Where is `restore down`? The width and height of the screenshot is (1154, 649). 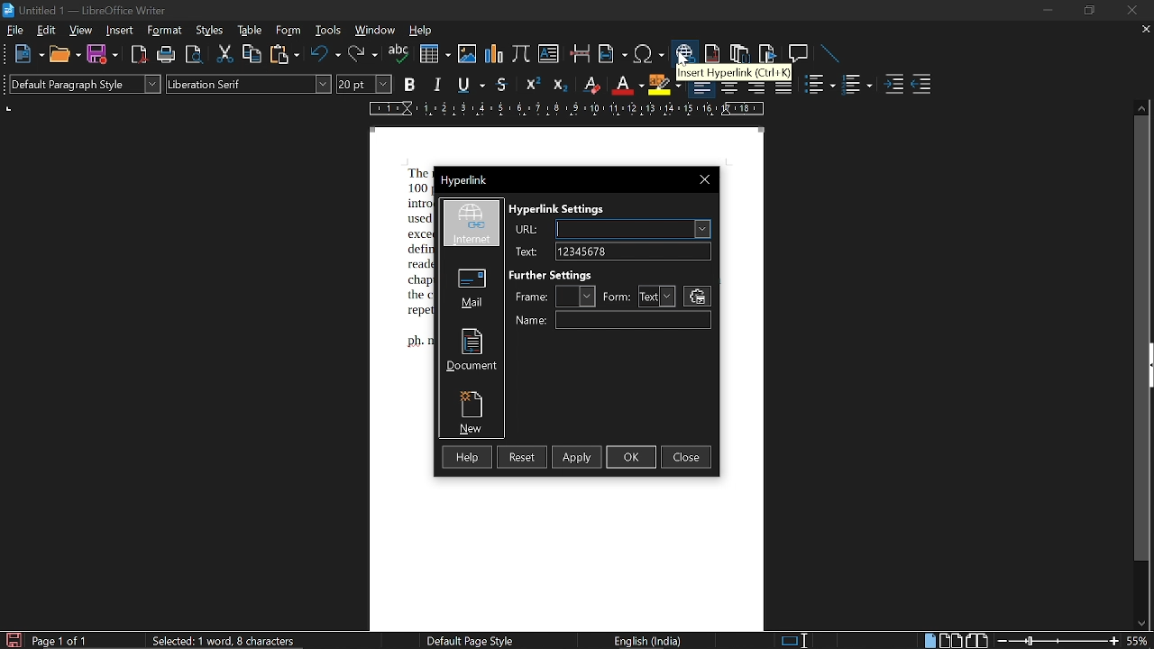
restore down is located at coordinates (1088, 11).